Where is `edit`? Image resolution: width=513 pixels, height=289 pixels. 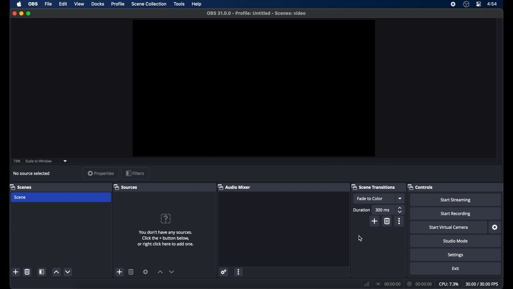
edit is located at coordinates (64, 4).